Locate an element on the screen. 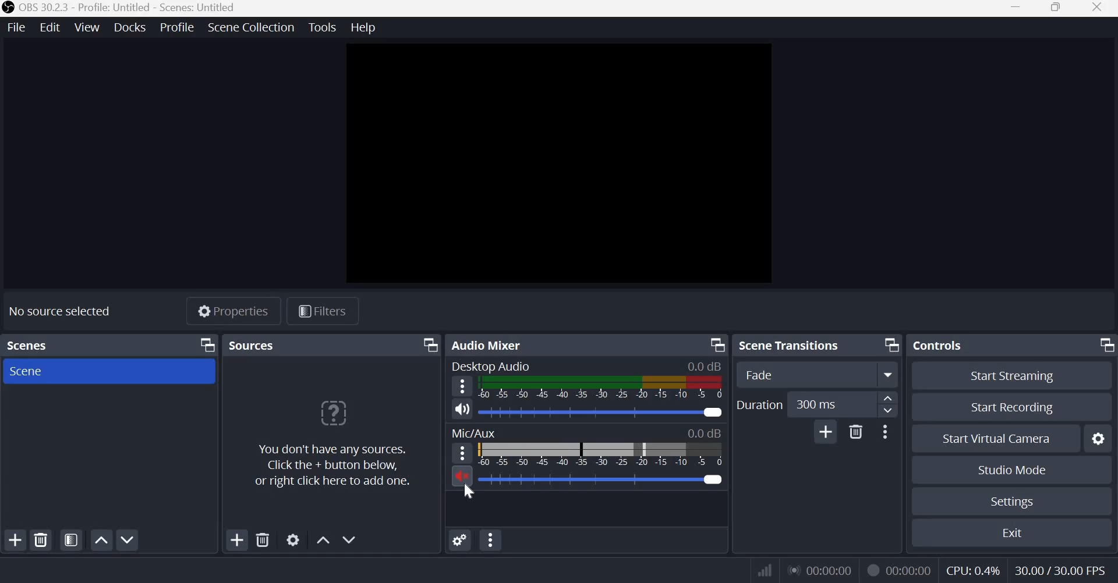 This screenshot has height=583, width=1118. Mic/Aux is located at coordinates (473, 433).